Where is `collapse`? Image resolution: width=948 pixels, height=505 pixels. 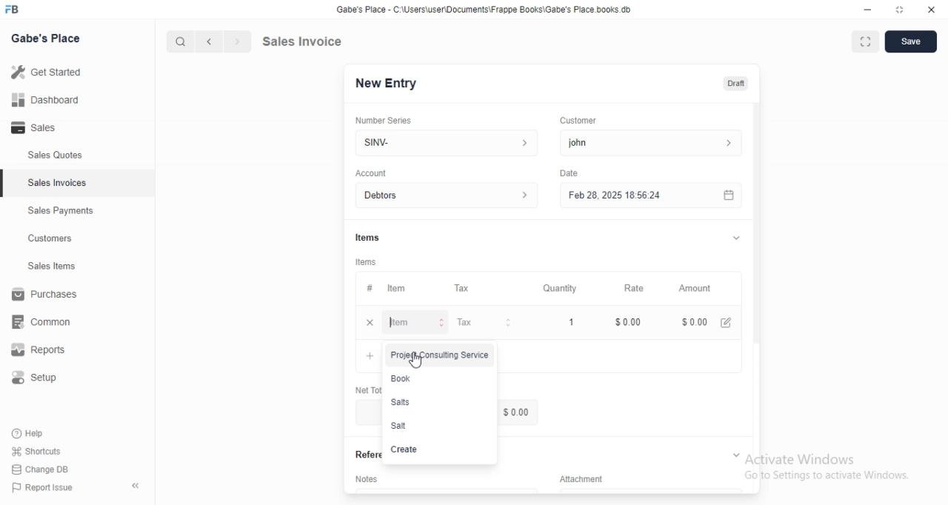 collapse is located at coordinates (735, 454).